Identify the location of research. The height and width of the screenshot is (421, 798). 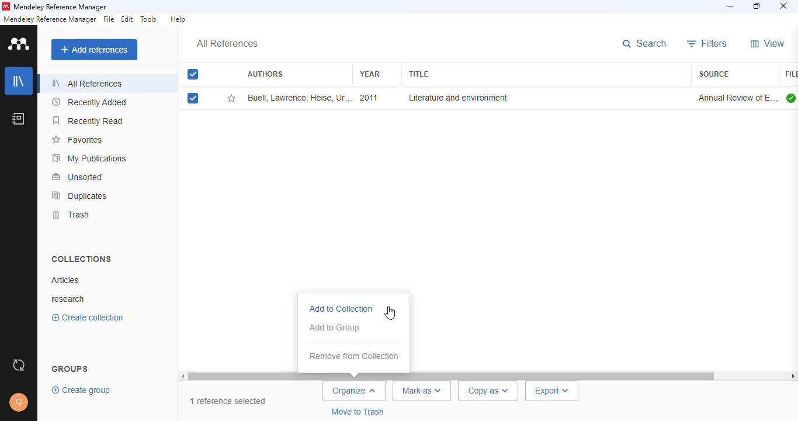
(71, 298).